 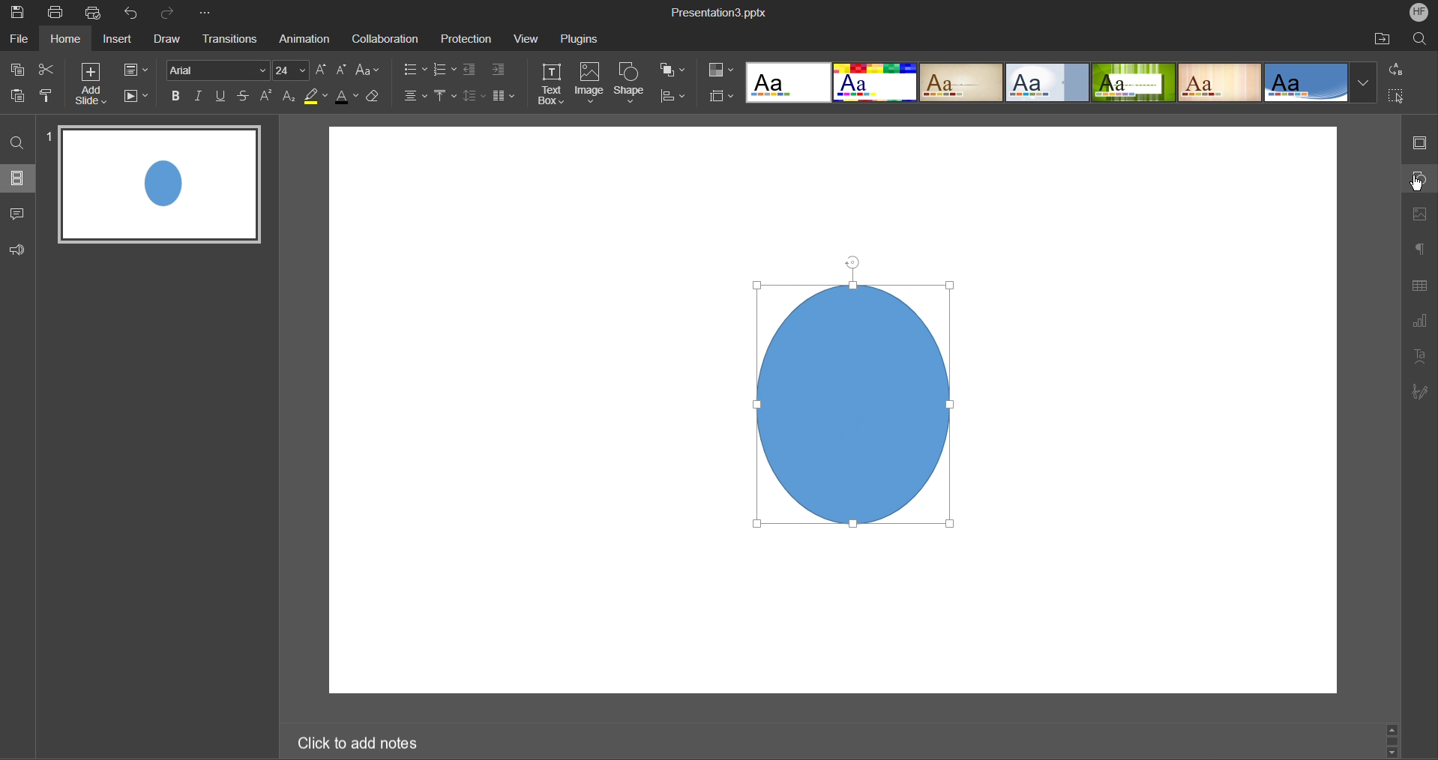 What do you see at coordinates (1420, 40) in the screenshot?
I see `Search` at bounding box center [1420, 40].